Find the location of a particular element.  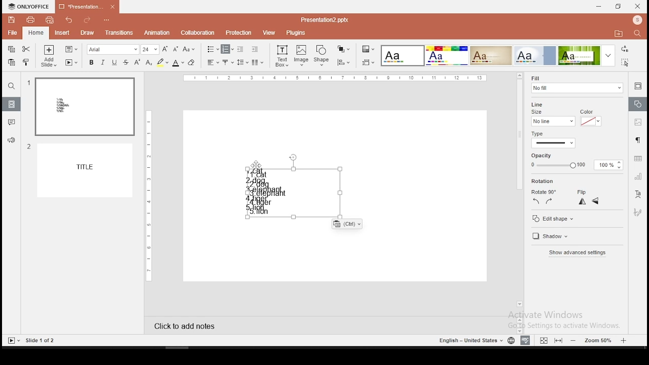

horizontal align is located at coordinates (212, 63).